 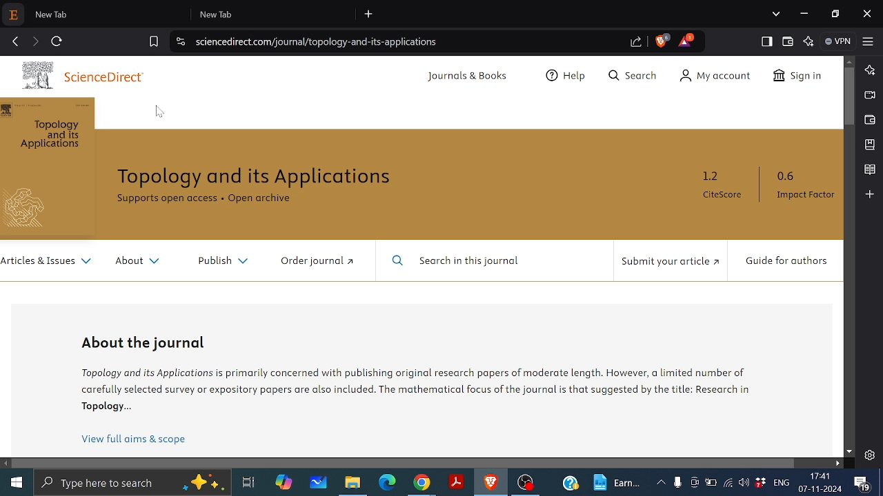 I want to click on VPN, so click(x=837, y=41).